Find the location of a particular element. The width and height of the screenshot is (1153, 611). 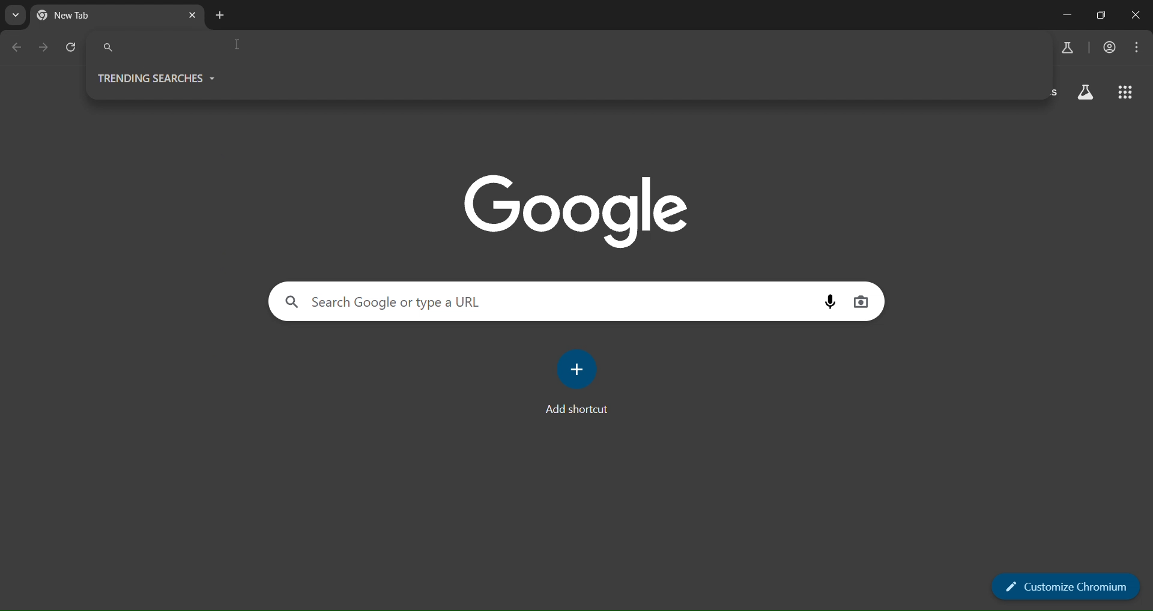

restore down is located at coordinates (1098, 16).